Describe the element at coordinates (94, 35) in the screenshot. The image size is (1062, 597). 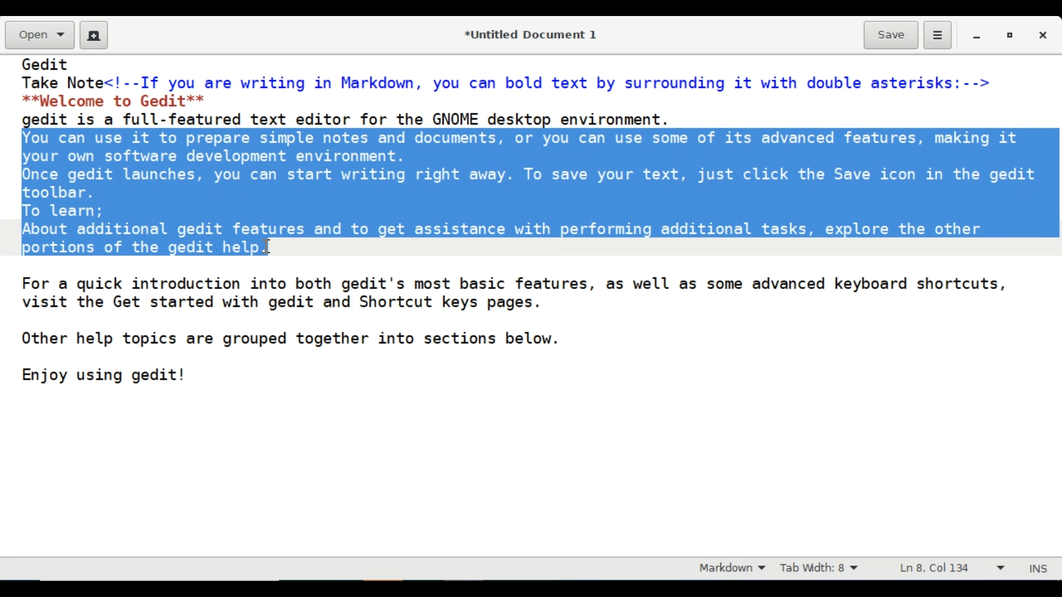
I see `New File` at that location.